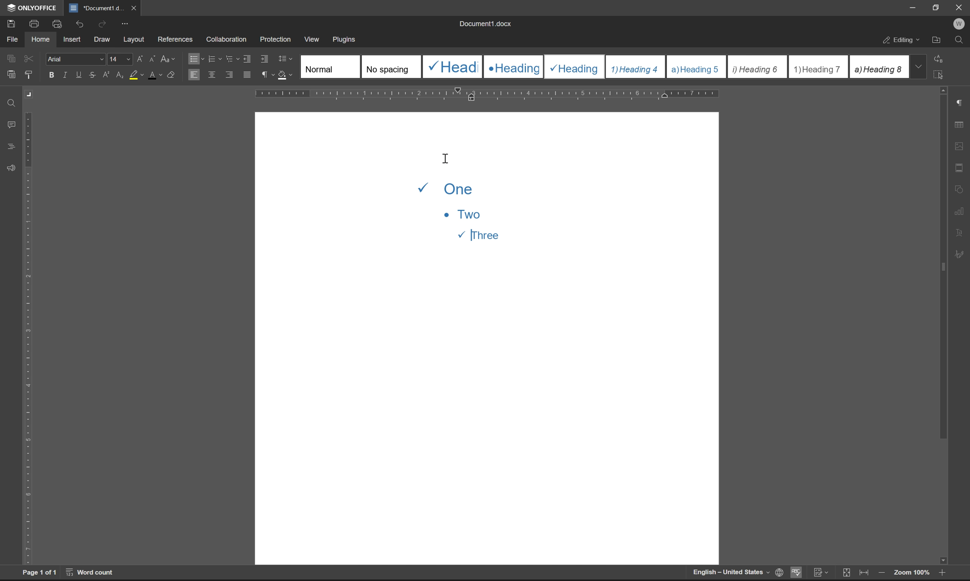 This screenshot has width=970, height=581. What do you see at coordinates (72, 39) in the screenshot?
I see `insert` at bounding box center [72, 39].